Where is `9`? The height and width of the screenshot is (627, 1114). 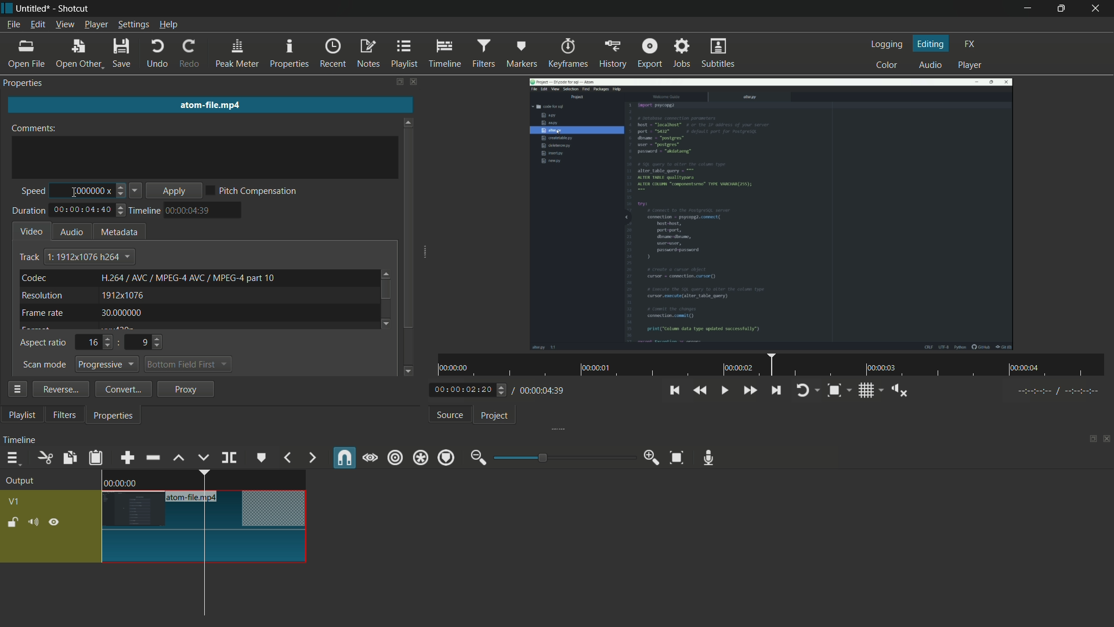 9 is located at coordinates (143, 343).